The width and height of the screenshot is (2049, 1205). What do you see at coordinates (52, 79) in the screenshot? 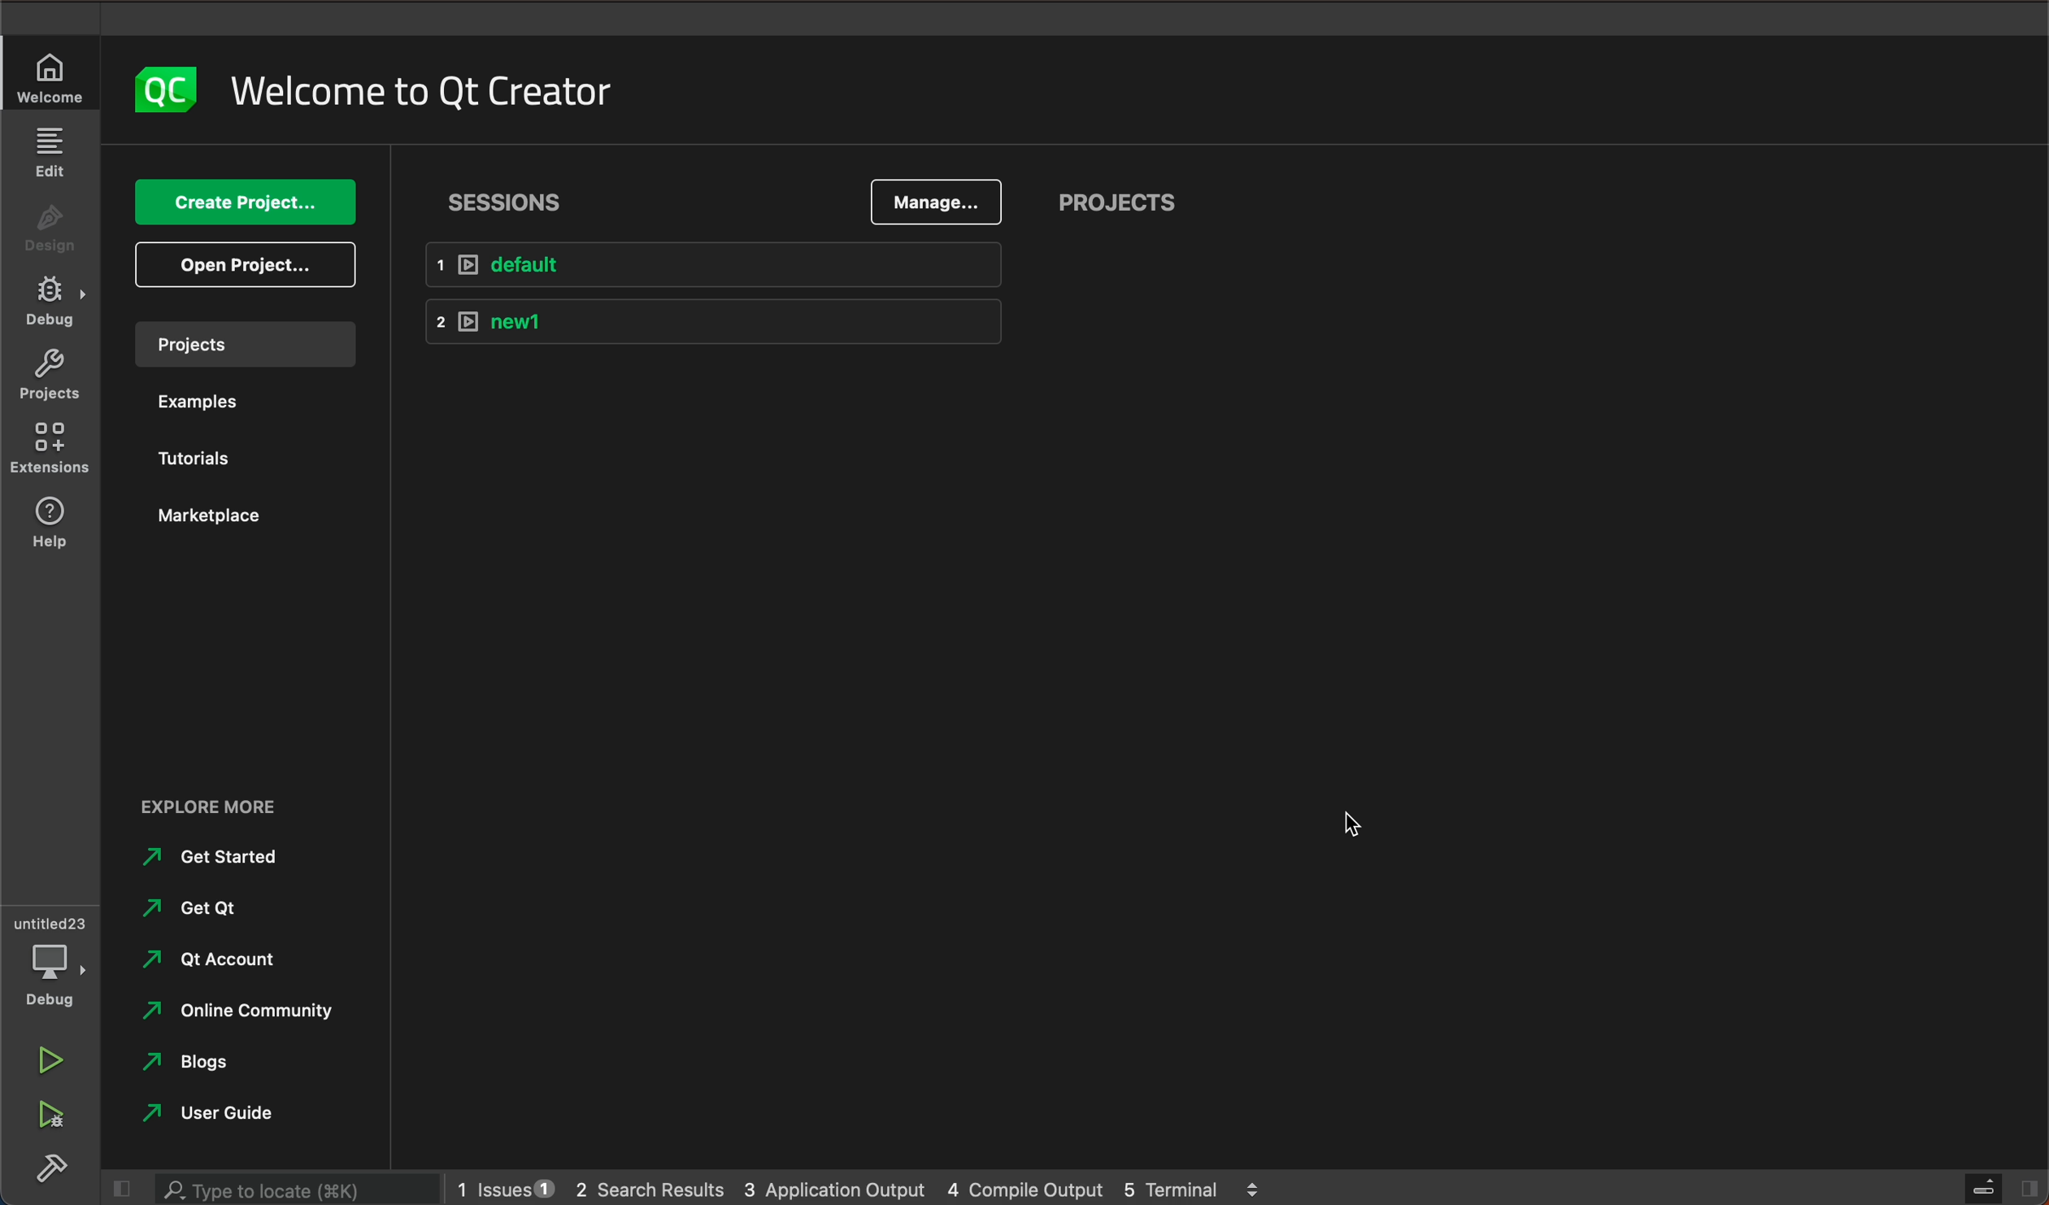
I see `welcome` at bounding box center [52, 79].